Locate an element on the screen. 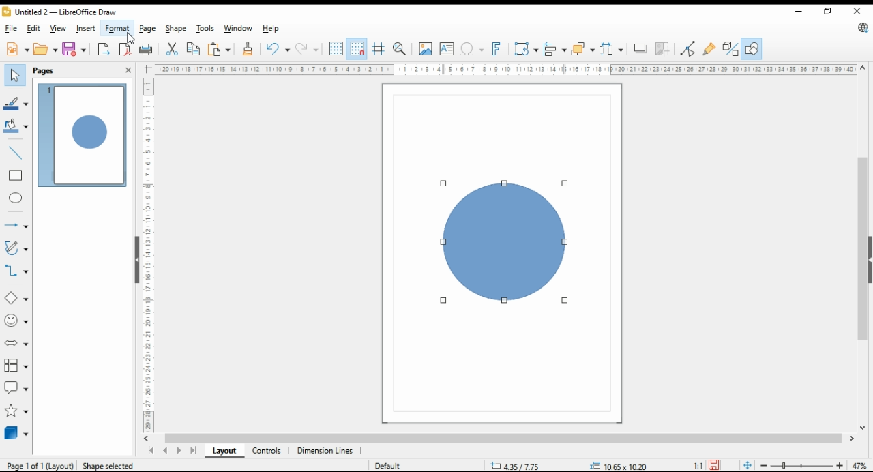 The height and width of the screenshot is (472, 873). previous page is located at coordinates (166, 450).